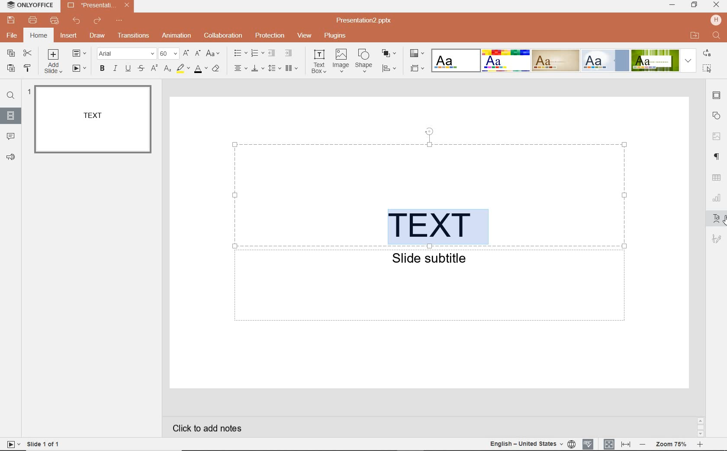 This screenshot has width=727, height=451. I want to click on SLIDE 1 OF 1, so click(43, 443).